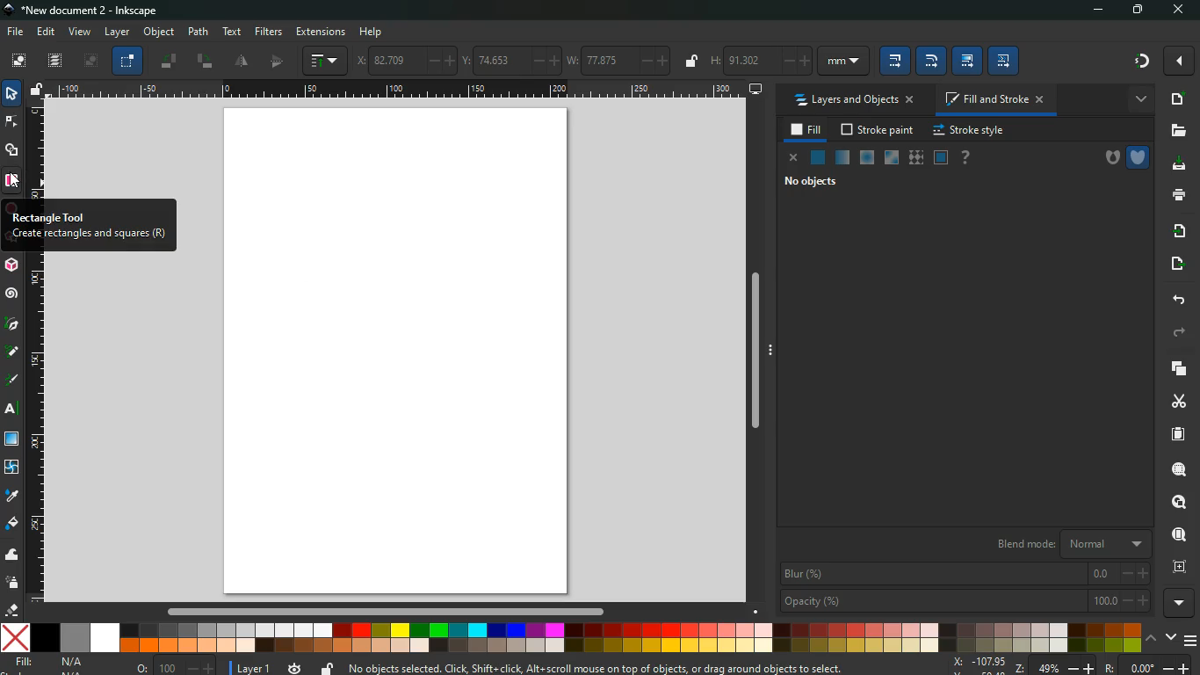 This screenshot has width=1200, height=675. I want to click on o, so click(171, 666).